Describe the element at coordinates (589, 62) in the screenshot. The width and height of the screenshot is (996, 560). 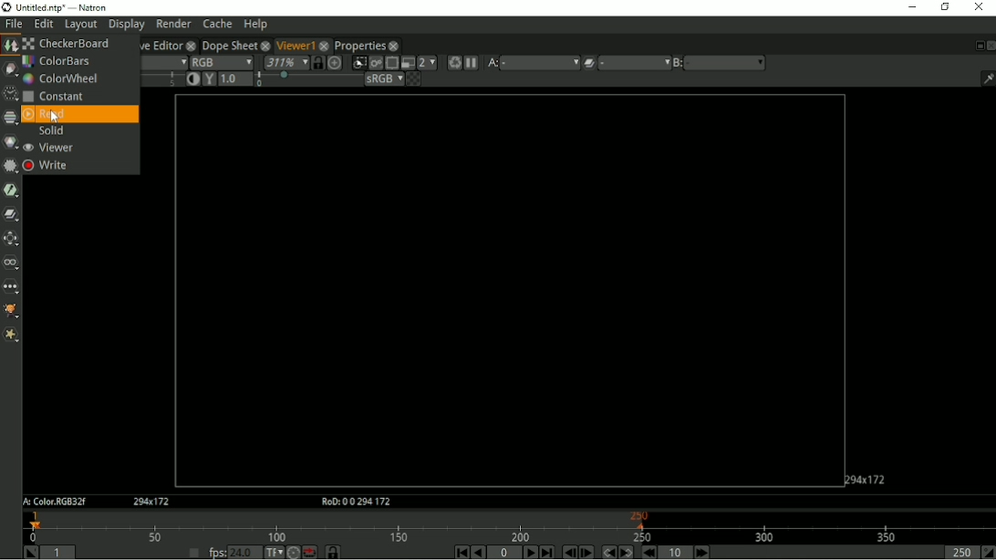
I see `Operation applied between A and B` at that location.